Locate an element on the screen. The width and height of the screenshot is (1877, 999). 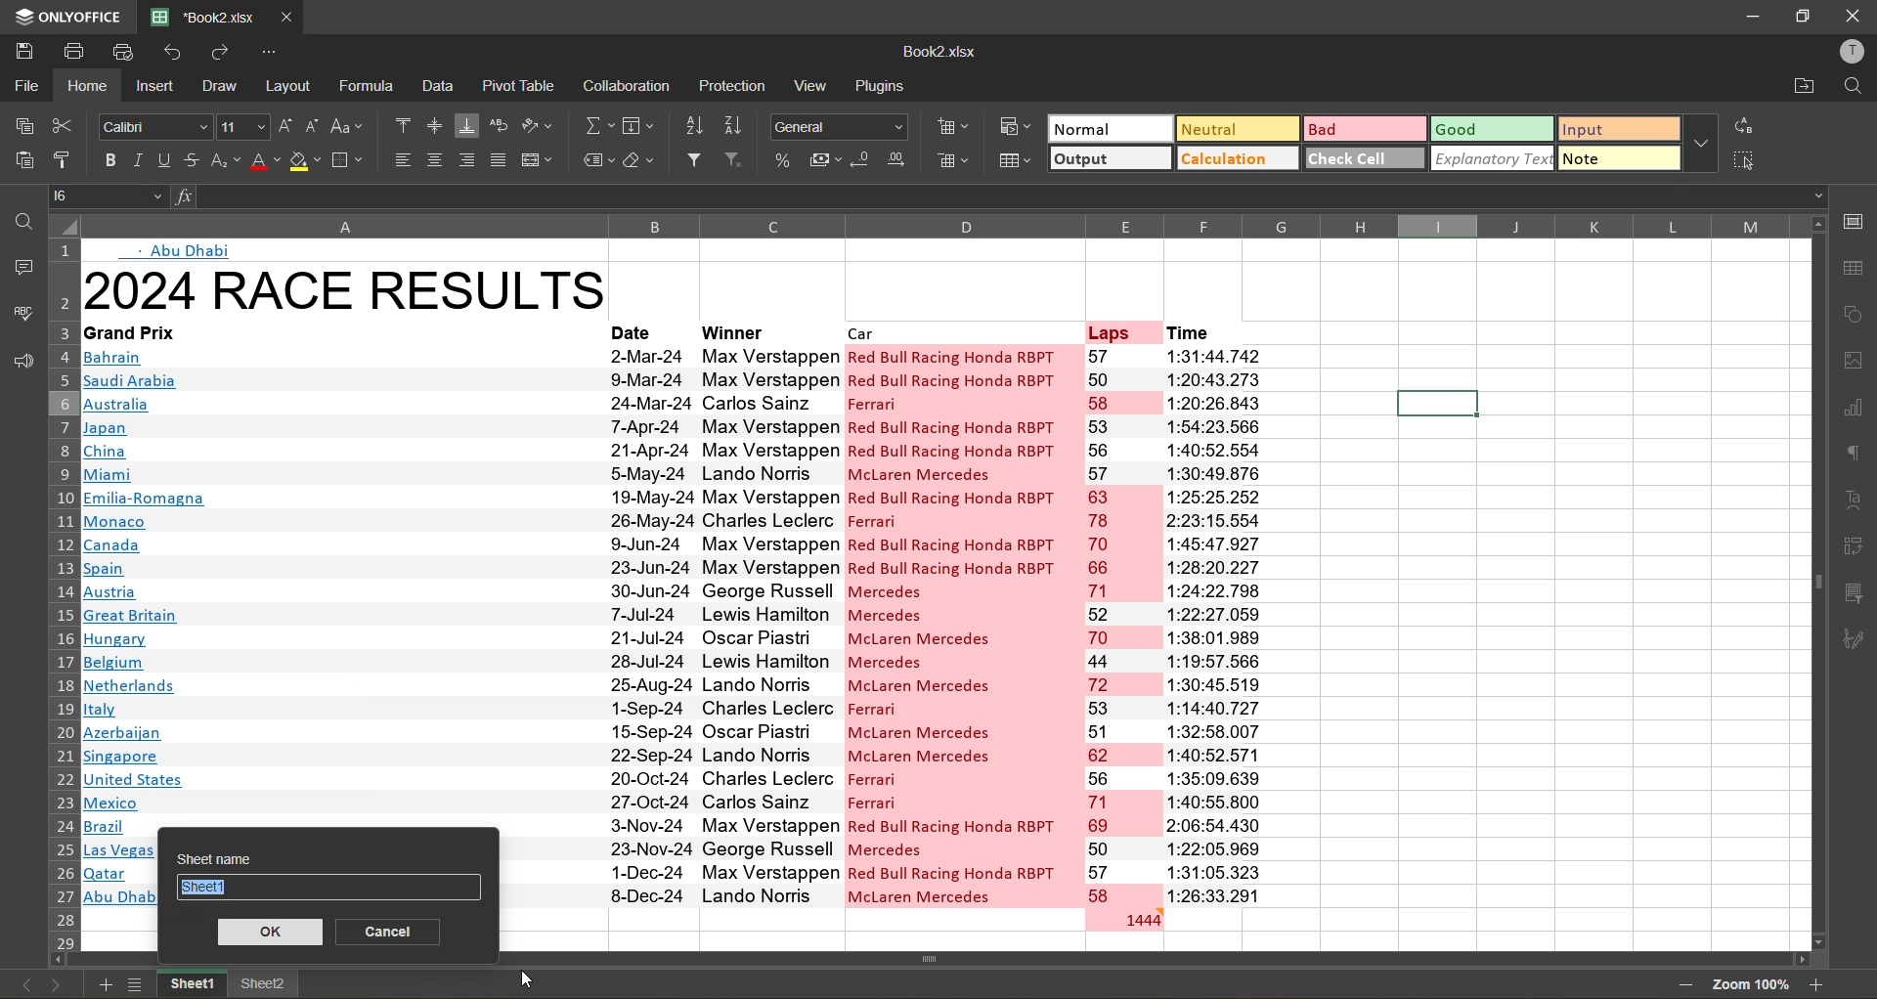
cell address is located at coordinates (108, 195).